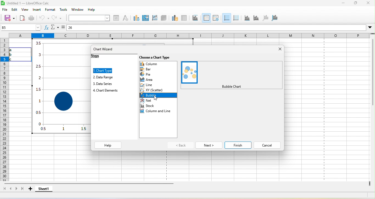  I want to click on redo, so click(56, 18).